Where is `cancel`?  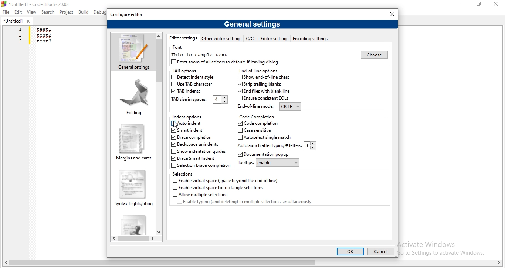
cancel is located at coordinates (380, 252).